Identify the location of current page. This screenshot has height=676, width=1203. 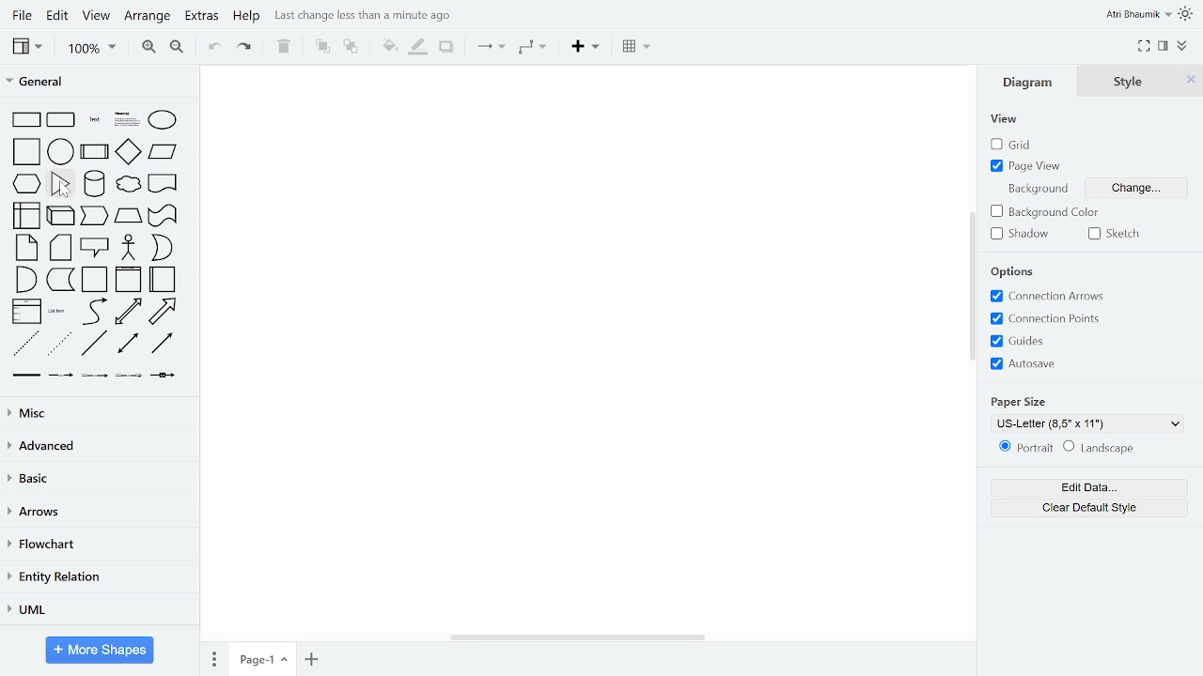
(262, 657).